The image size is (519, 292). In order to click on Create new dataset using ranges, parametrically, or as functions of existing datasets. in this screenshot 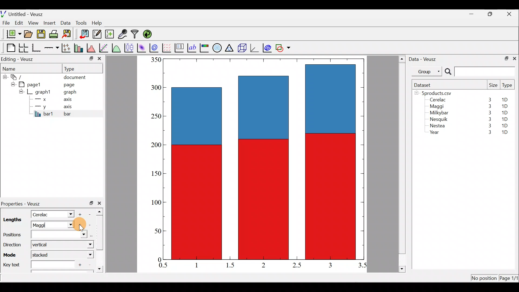, I will do `click(110, 34)`.